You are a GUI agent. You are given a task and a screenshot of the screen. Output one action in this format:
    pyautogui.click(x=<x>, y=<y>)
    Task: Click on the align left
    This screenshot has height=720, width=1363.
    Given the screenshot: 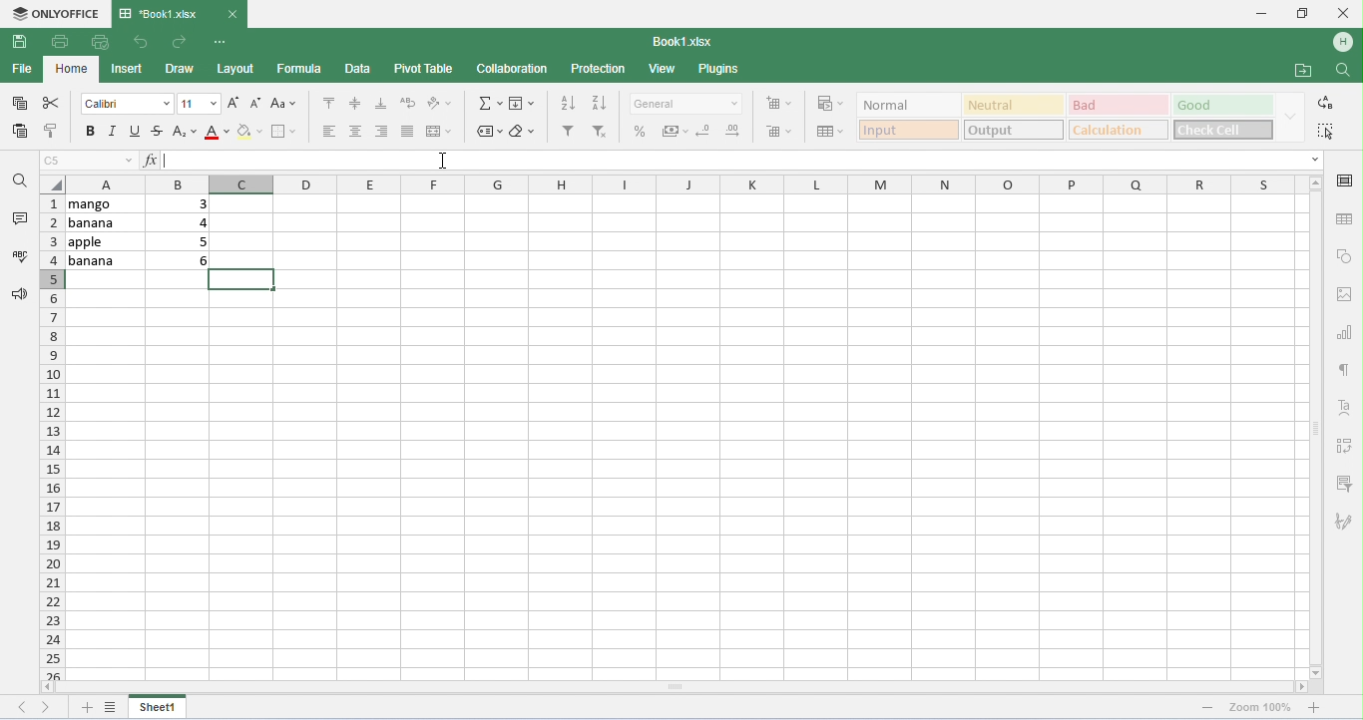 What is the action you would take?
    pyautogui.click(x=381, y=133)
    